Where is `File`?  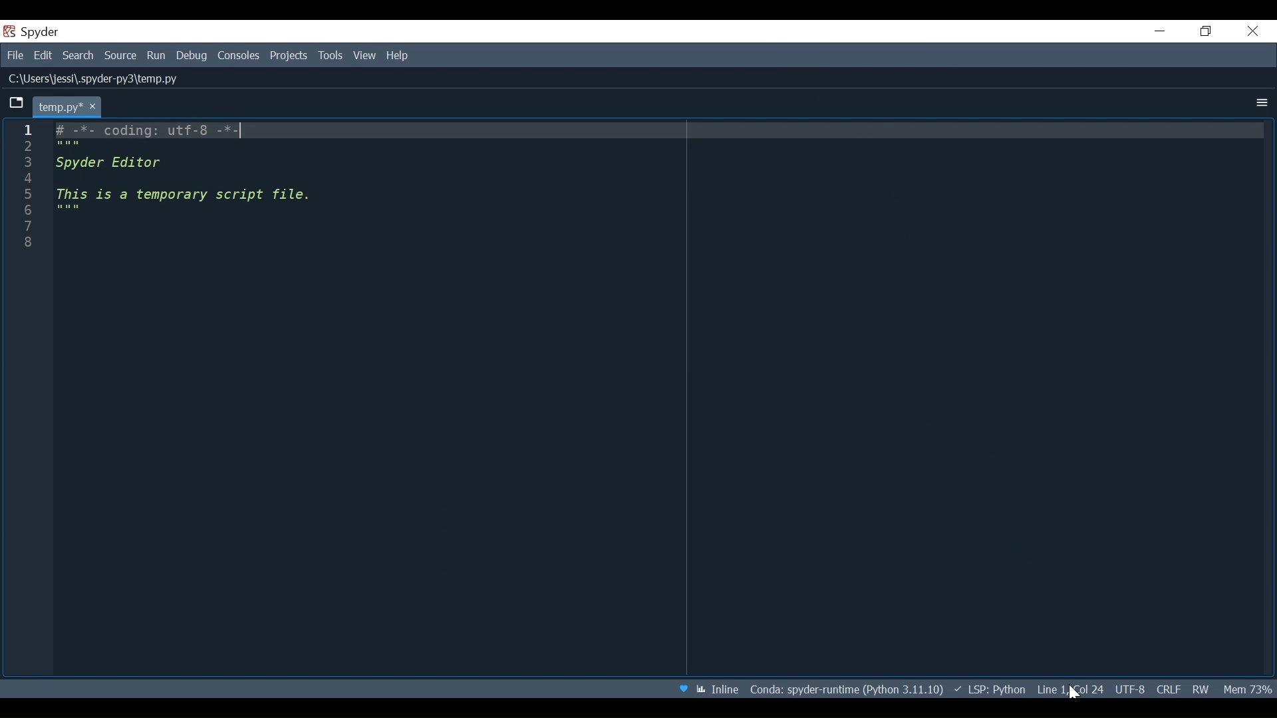 File is located at coordinates (15, 55).